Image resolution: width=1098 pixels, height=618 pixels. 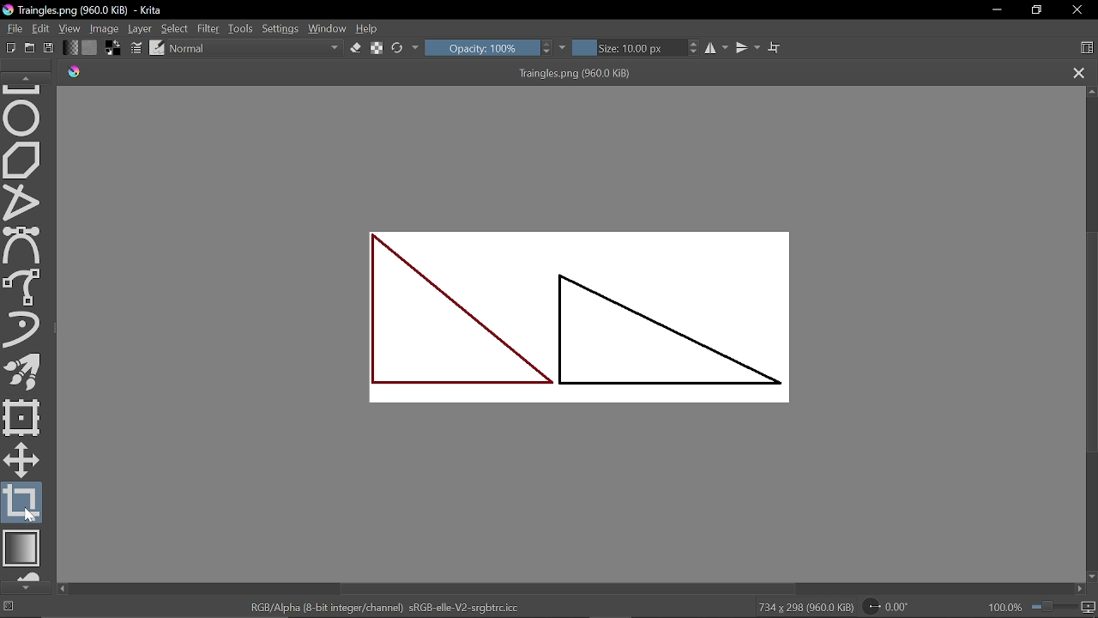 What do you see at coordinates (891, 607) in the screenshot?
I see `Rotation` at bounding box center [891, 607].